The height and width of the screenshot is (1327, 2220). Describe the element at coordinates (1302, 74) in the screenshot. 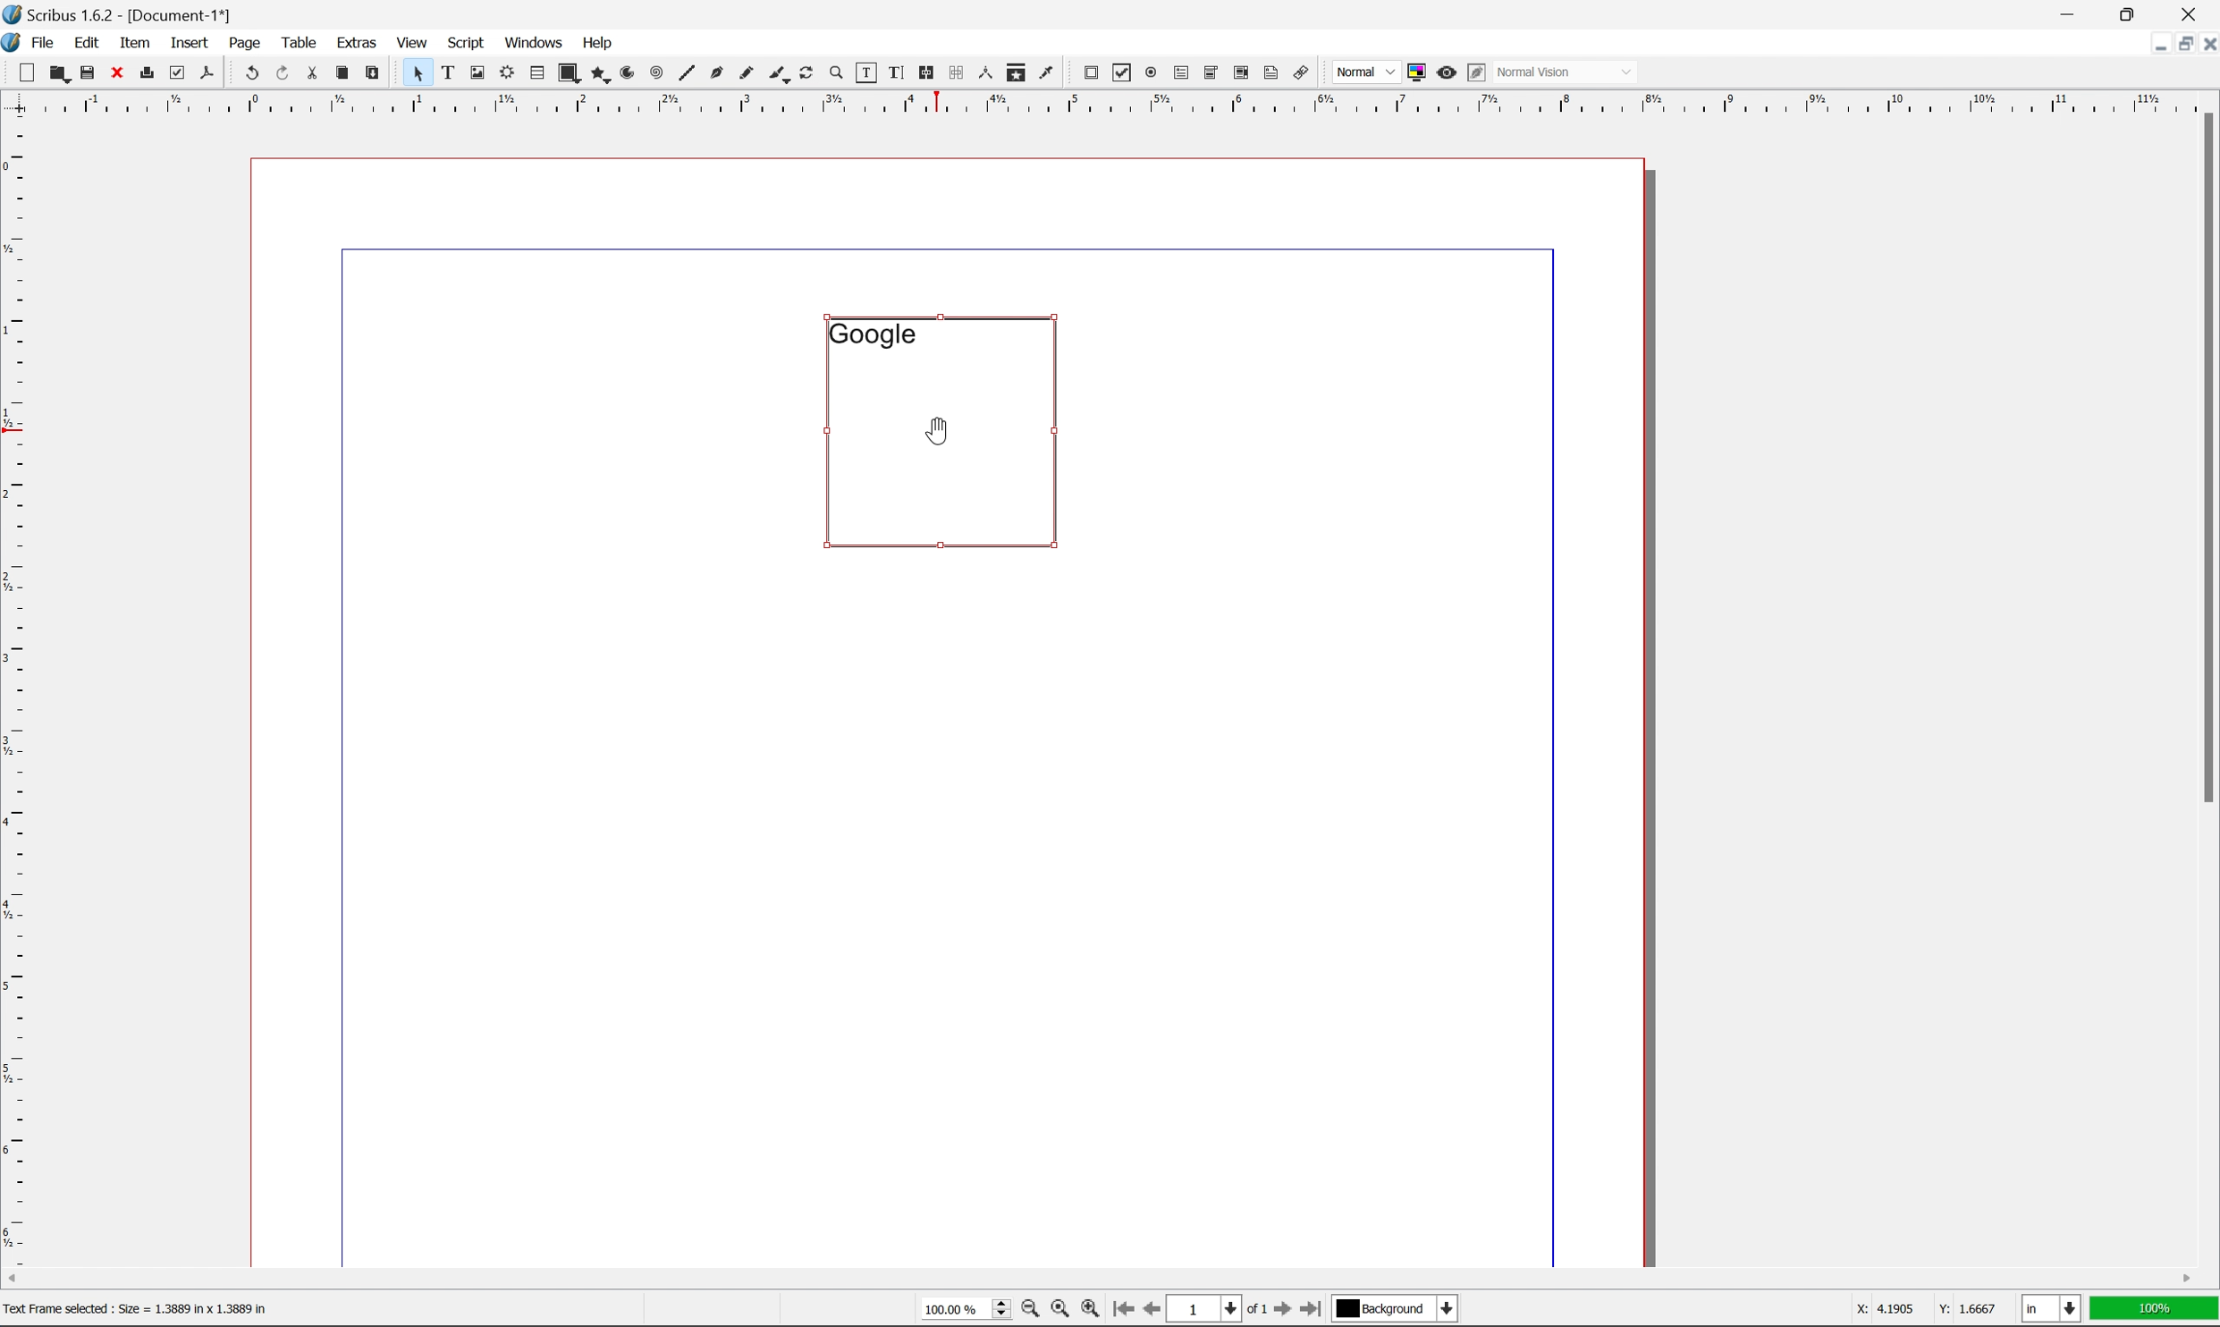

I see `link annotation` at that location.